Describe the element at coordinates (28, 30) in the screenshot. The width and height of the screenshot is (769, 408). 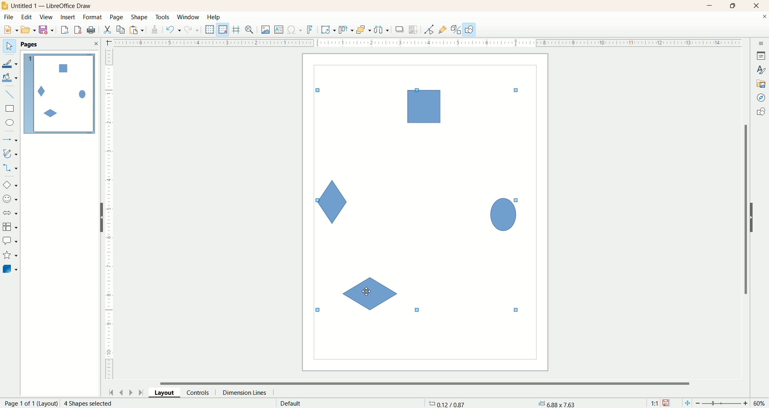
I see `open` at that location.